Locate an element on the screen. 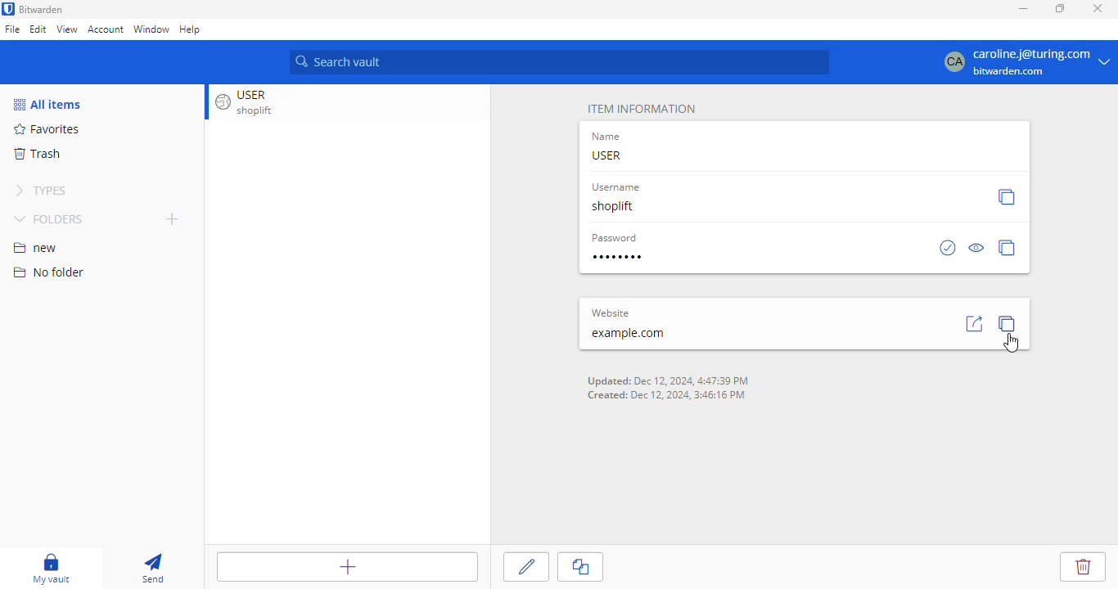 The height and width of the screenshot is (589, 1118). send is located at coordinates (153, 568).